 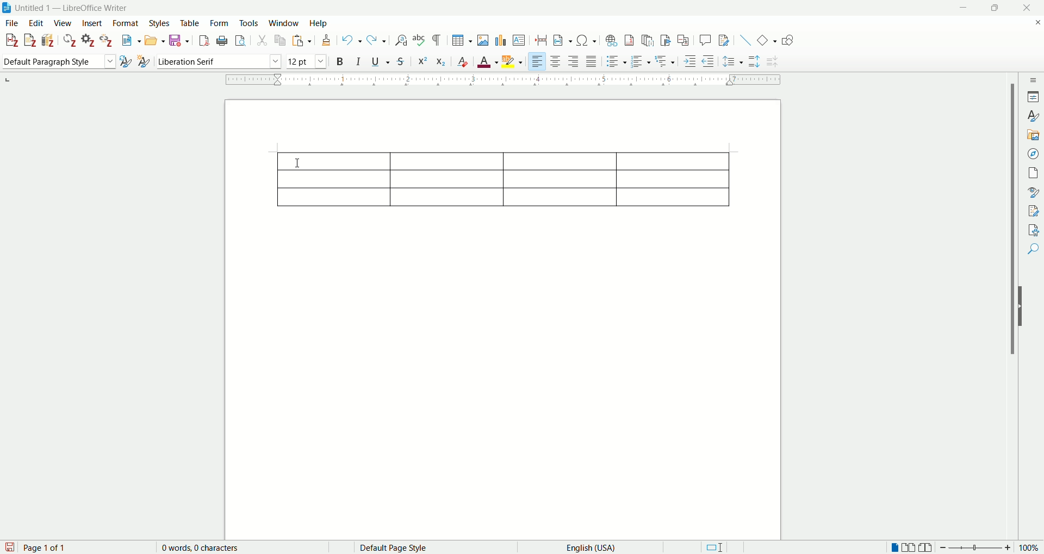 What do you see at coordinates (562, 40) in the screenshot?
I see `insert field` at bounding box center [562, 40].